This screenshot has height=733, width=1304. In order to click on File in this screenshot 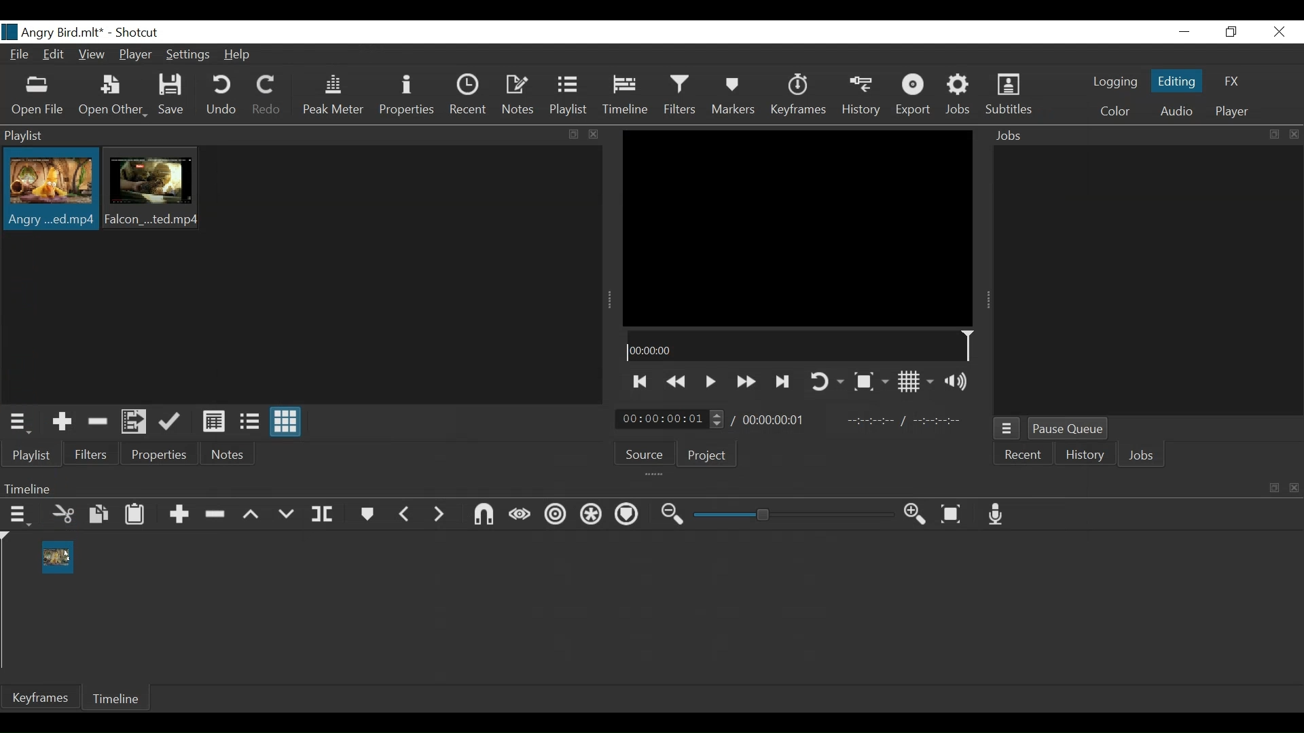, I will do `click(18, 56)`.